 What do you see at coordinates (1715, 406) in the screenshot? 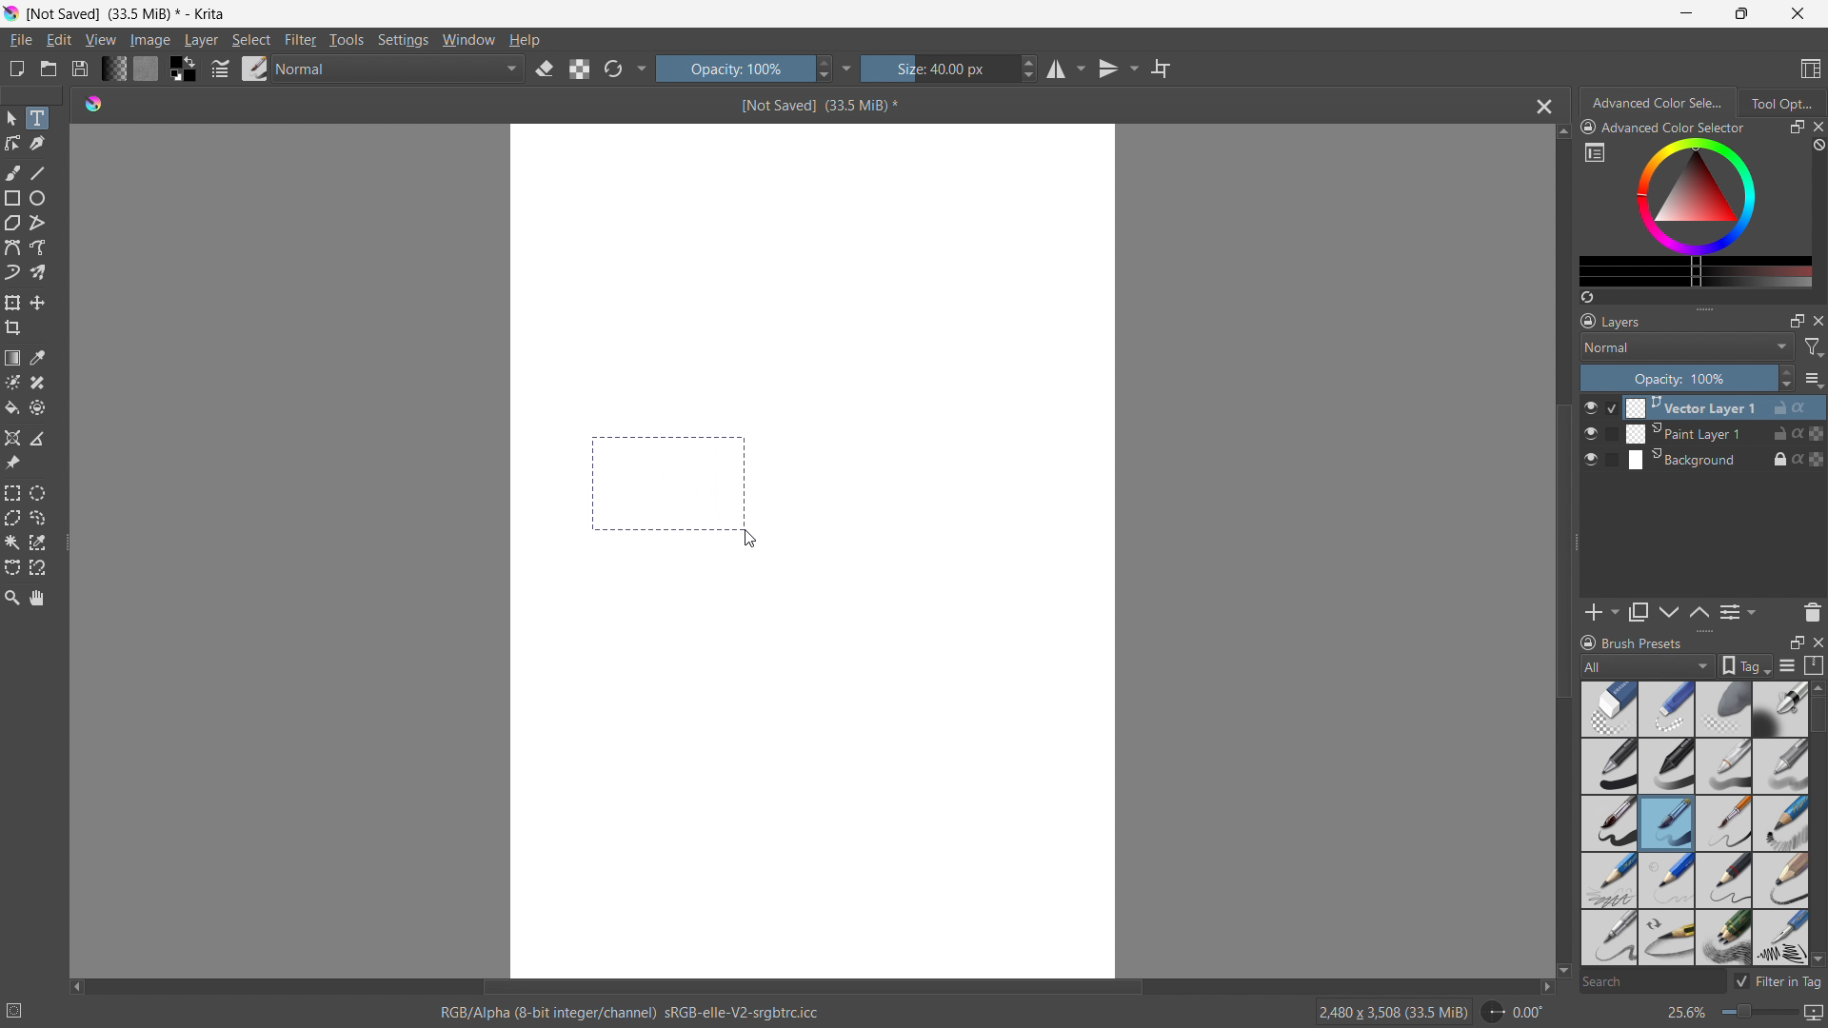
I see `Vector Layer 1` at bounding box center [1715, 406].